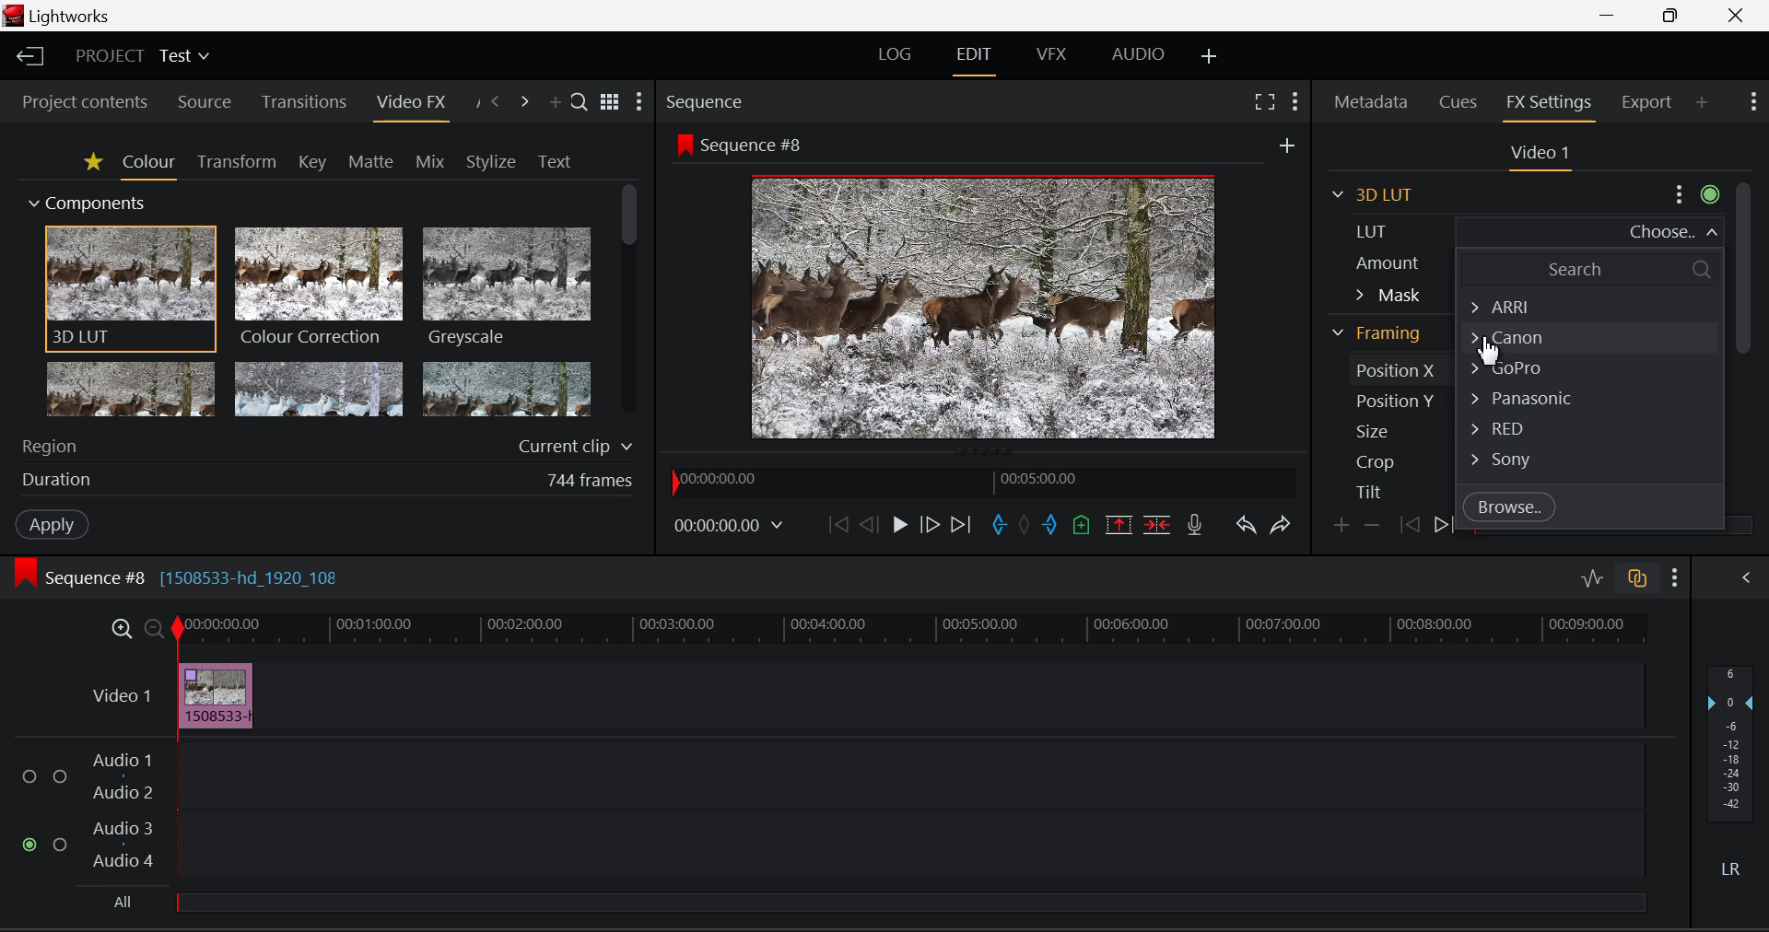 This screenshot has height=932, width=1769. What do you see at coordinates (1644, 105) in the screenshot?
I see `Export` at bounding box center [1644, 105].